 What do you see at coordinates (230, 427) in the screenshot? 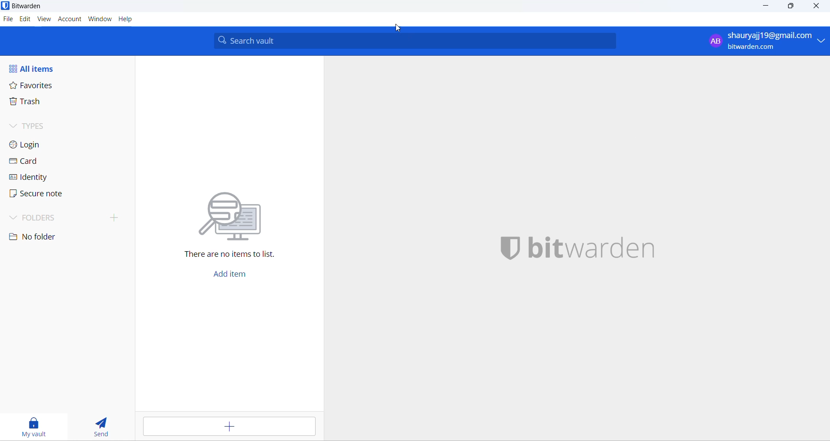
I see `add button` at bounding box center [230, 427].